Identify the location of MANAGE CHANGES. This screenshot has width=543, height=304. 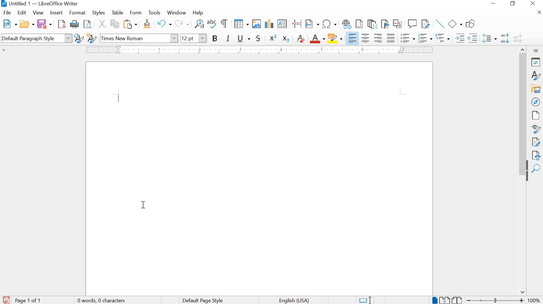
(536, 142).